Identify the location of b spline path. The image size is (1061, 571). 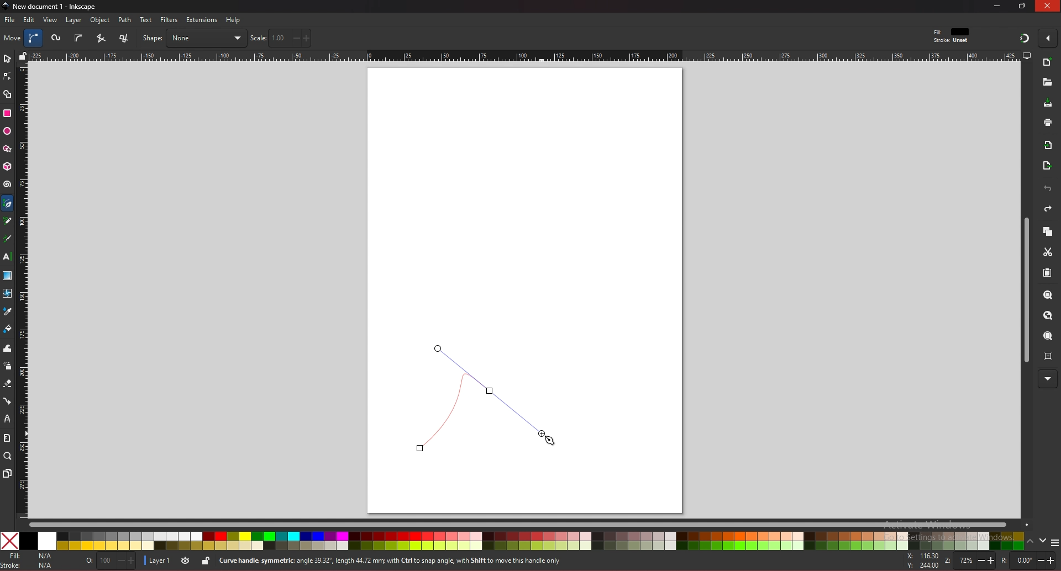
(78, 38).